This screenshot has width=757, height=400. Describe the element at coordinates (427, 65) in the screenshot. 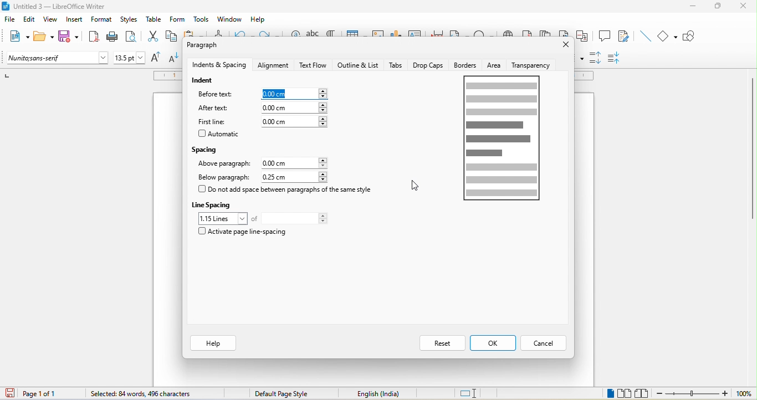

I see `drop caps` at that location.